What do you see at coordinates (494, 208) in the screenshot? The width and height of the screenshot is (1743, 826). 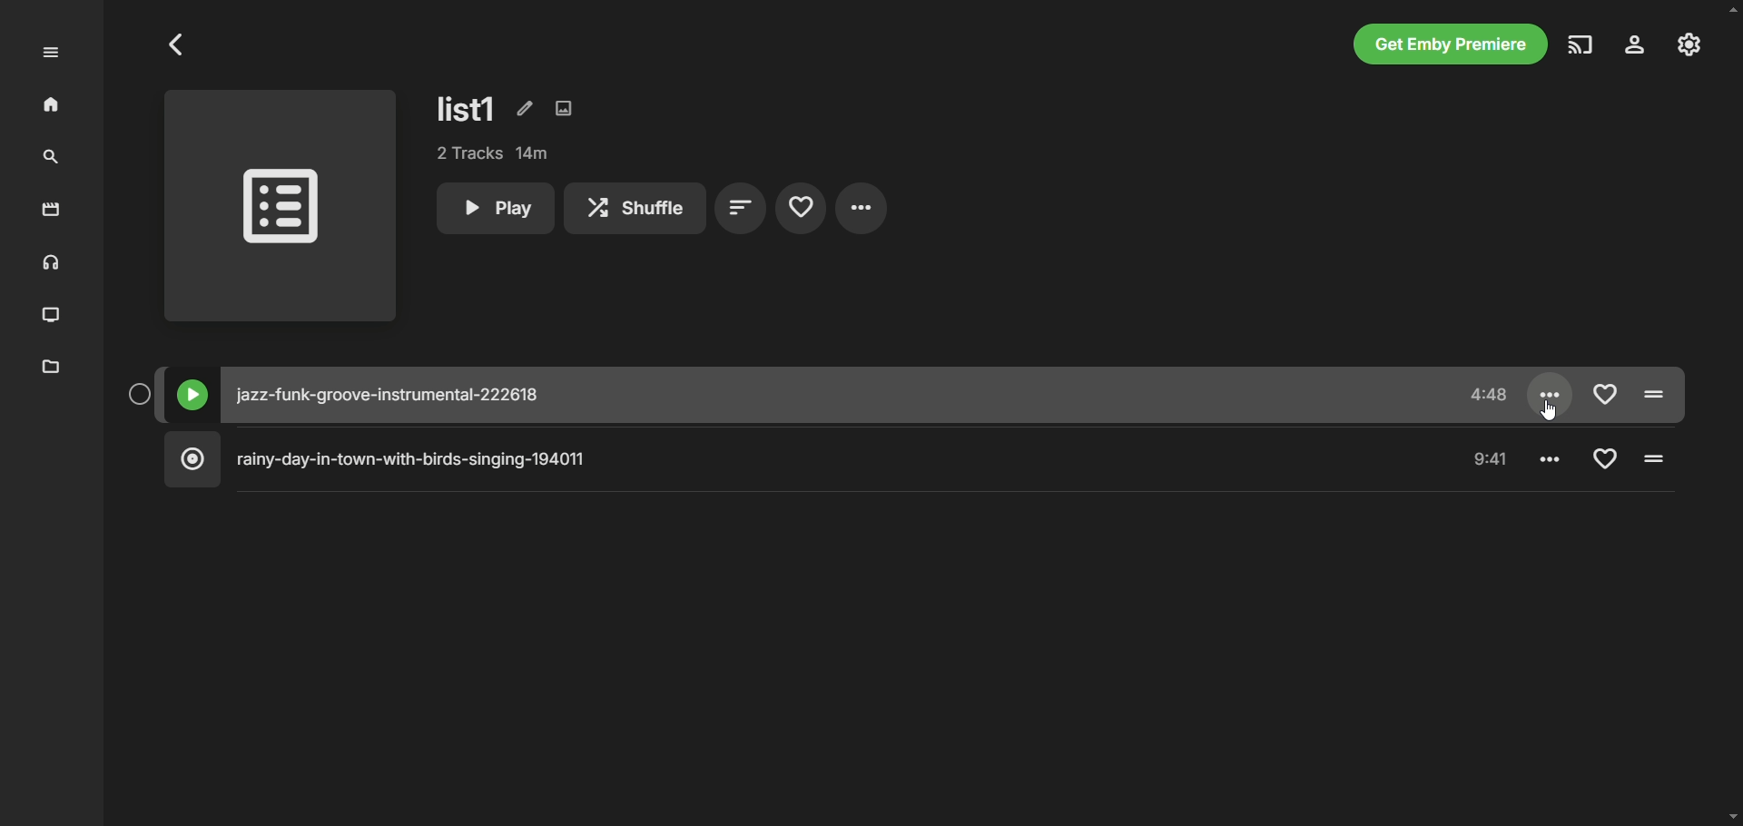 I see `play` at bounding box center [494, 208].